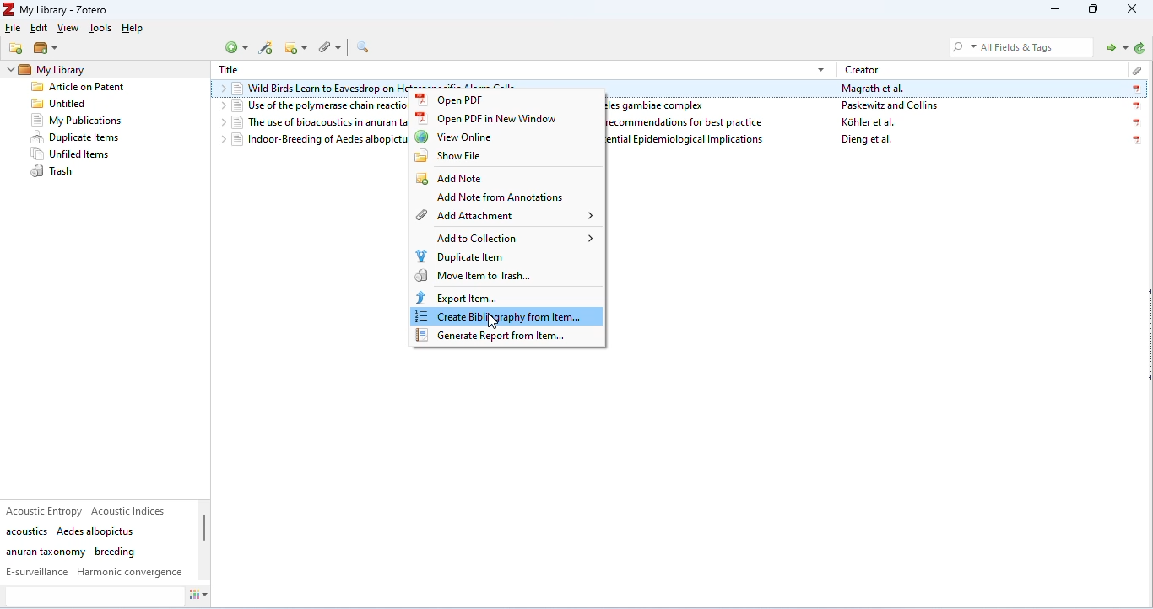  What do you see at coordinates (473, 276) in the screenshot?
I see `move item to trash` at bounding box center [473, 276].